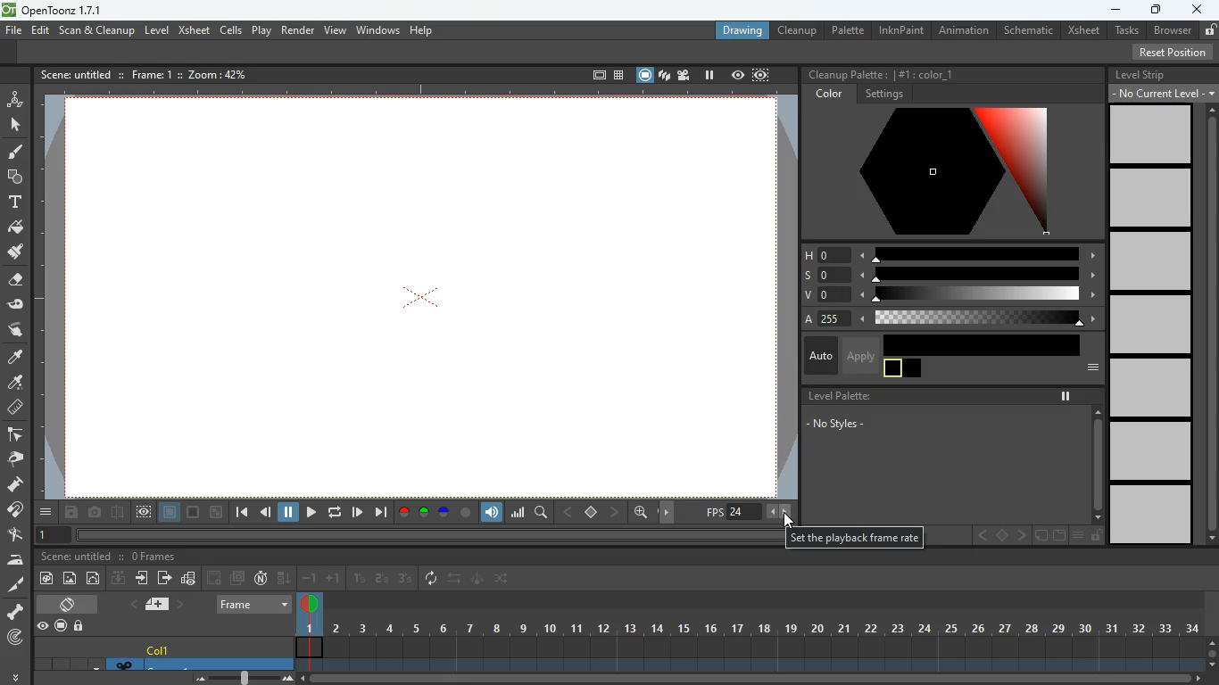 This screenshot has height=685, width=1219. I want to click on -1, so click(309, 580).